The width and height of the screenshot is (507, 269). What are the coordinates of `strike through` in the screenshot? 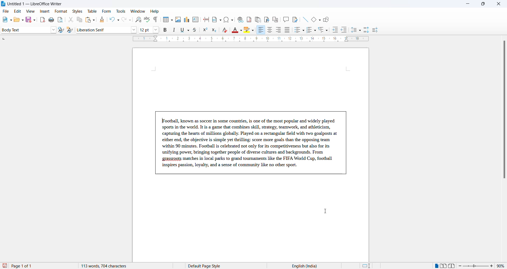 It's located at (197, 30).